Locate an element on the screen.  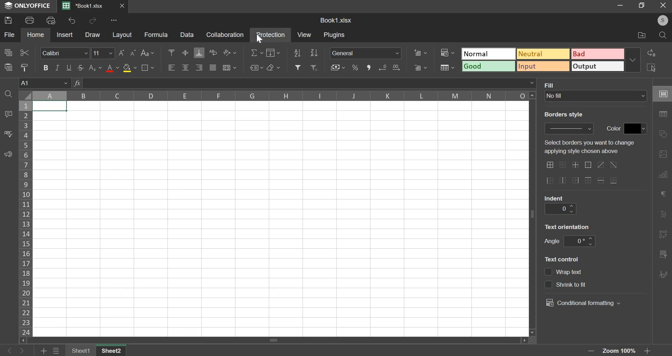
border options is located at coordinates (600, 165).